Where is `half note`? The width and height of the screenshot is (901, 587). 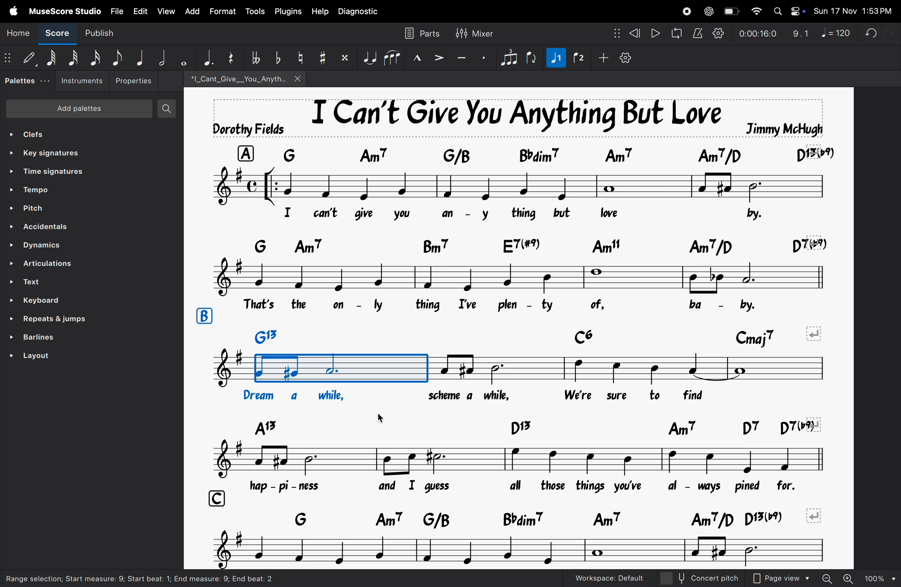 half note is located at coordinates (160, 57).